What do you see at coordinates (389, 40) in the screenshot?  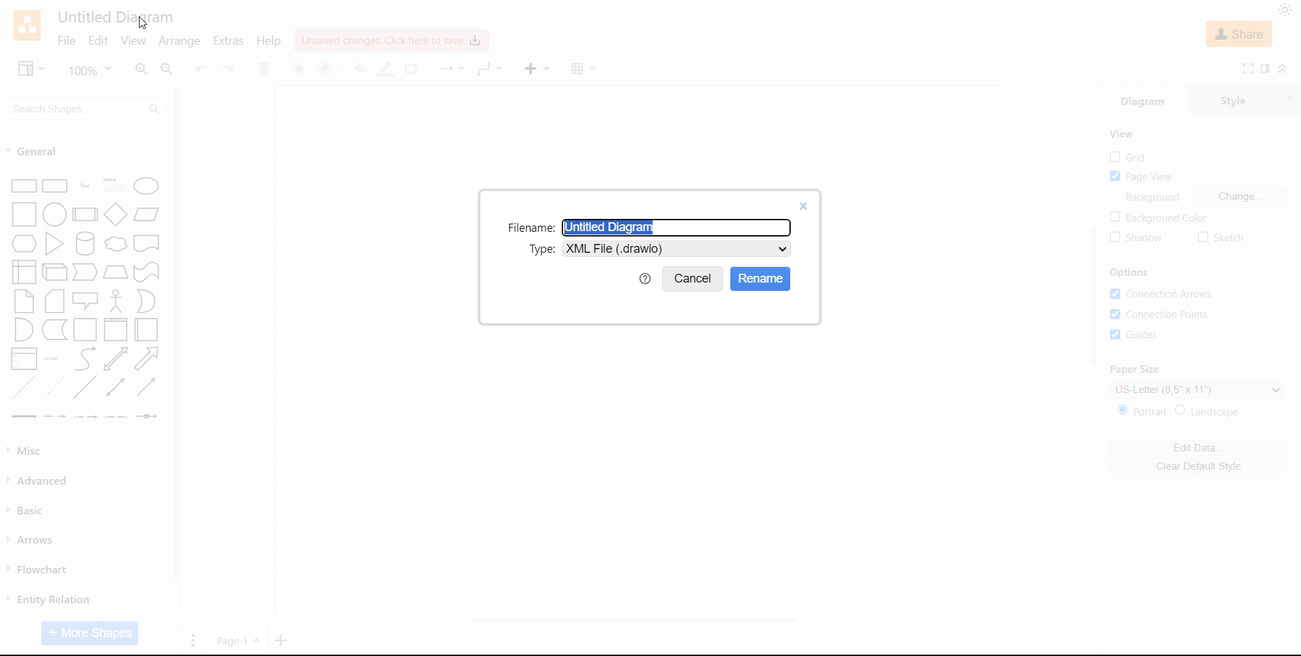 I see `Unsaved changes click here to save ` at bounding box center [389, 40].